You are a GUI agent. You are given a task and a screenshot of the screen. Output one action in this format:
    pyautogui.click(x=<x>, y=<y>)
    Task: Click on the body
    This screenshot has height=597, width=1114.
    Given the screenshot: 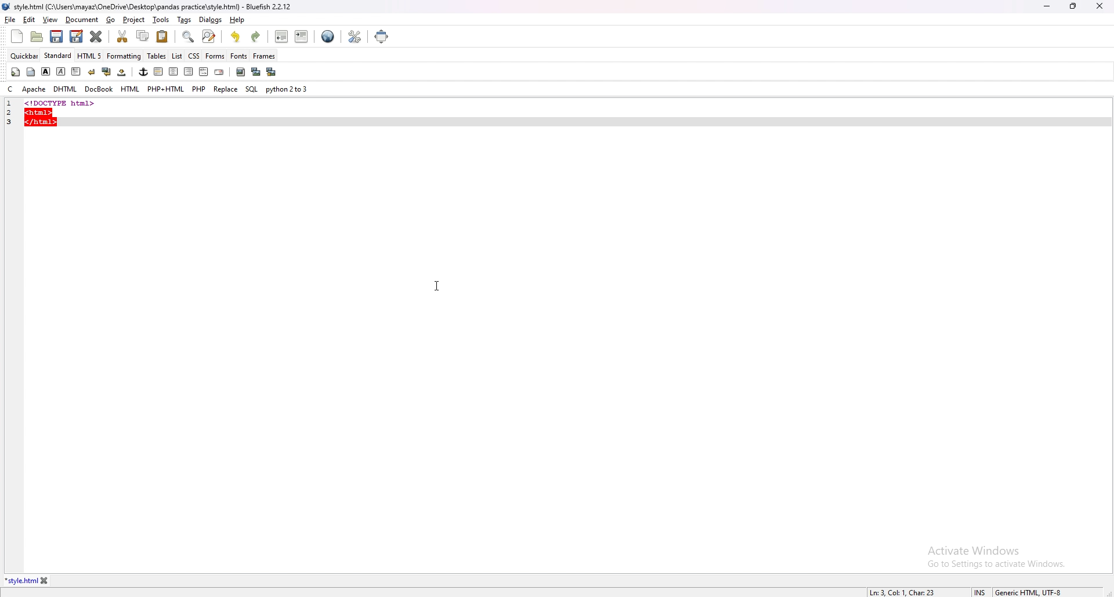 What is the action you would take?
    pyautogui.click(x=32, y=71)
    